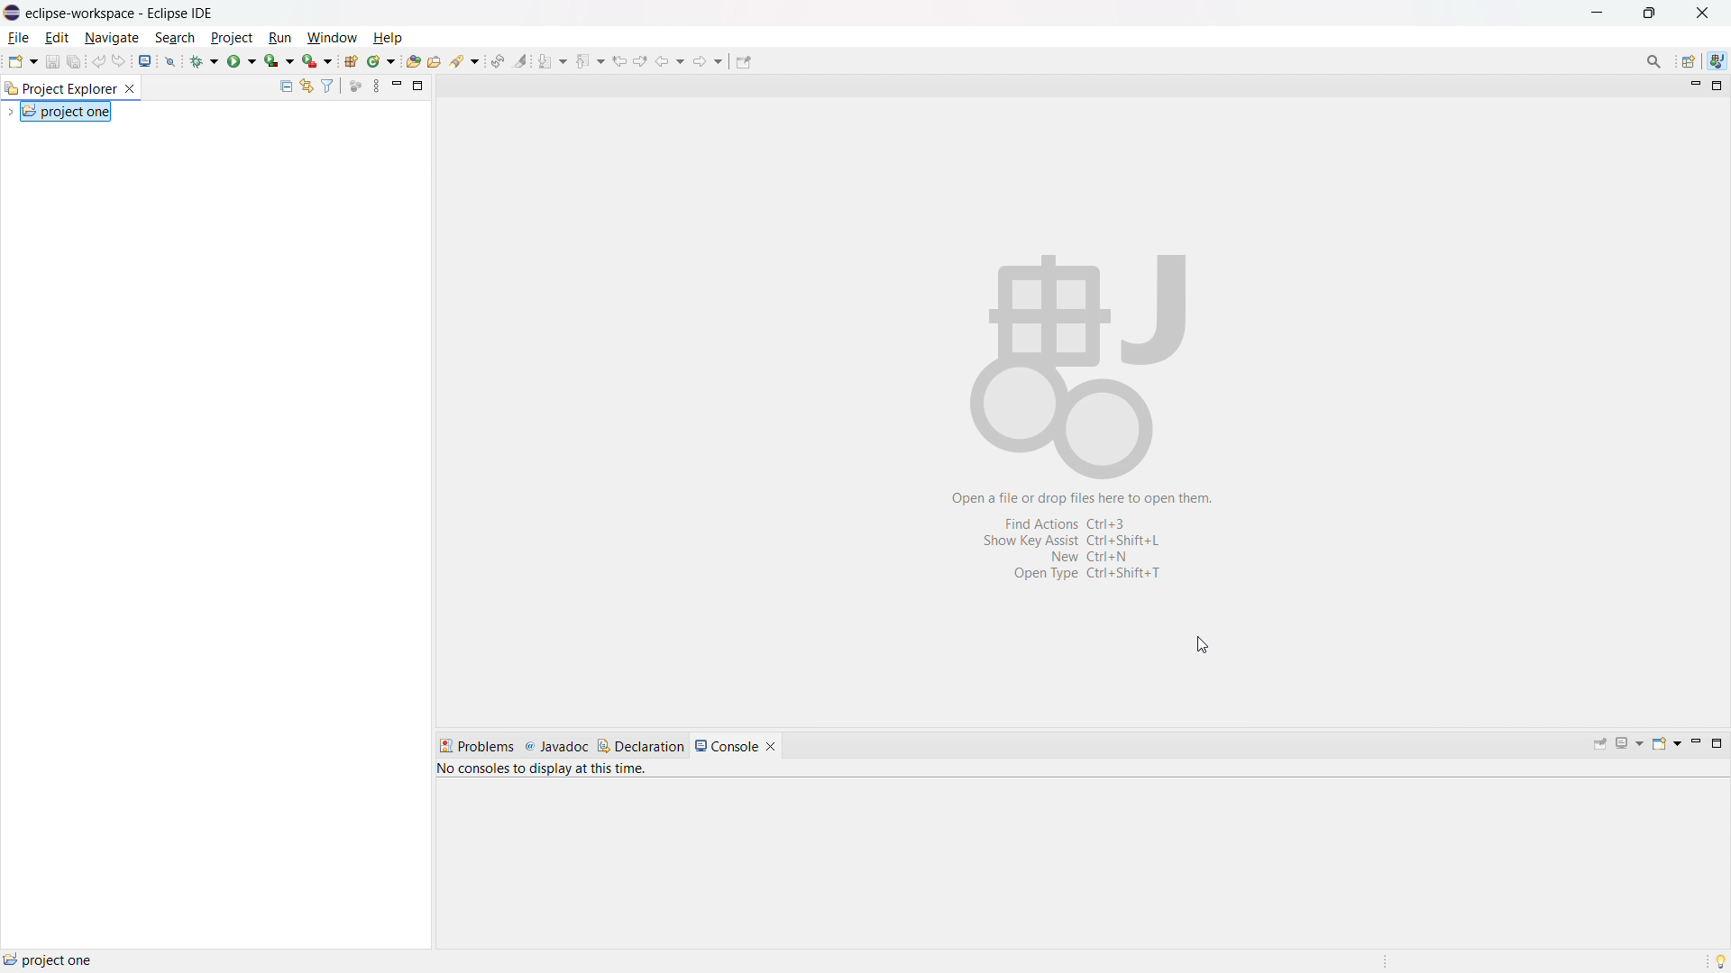 The width and height of the screenshot is (1731, 973). Describe the element at coordinates (146, 61) in the screenshot. I see `open console` at that location.